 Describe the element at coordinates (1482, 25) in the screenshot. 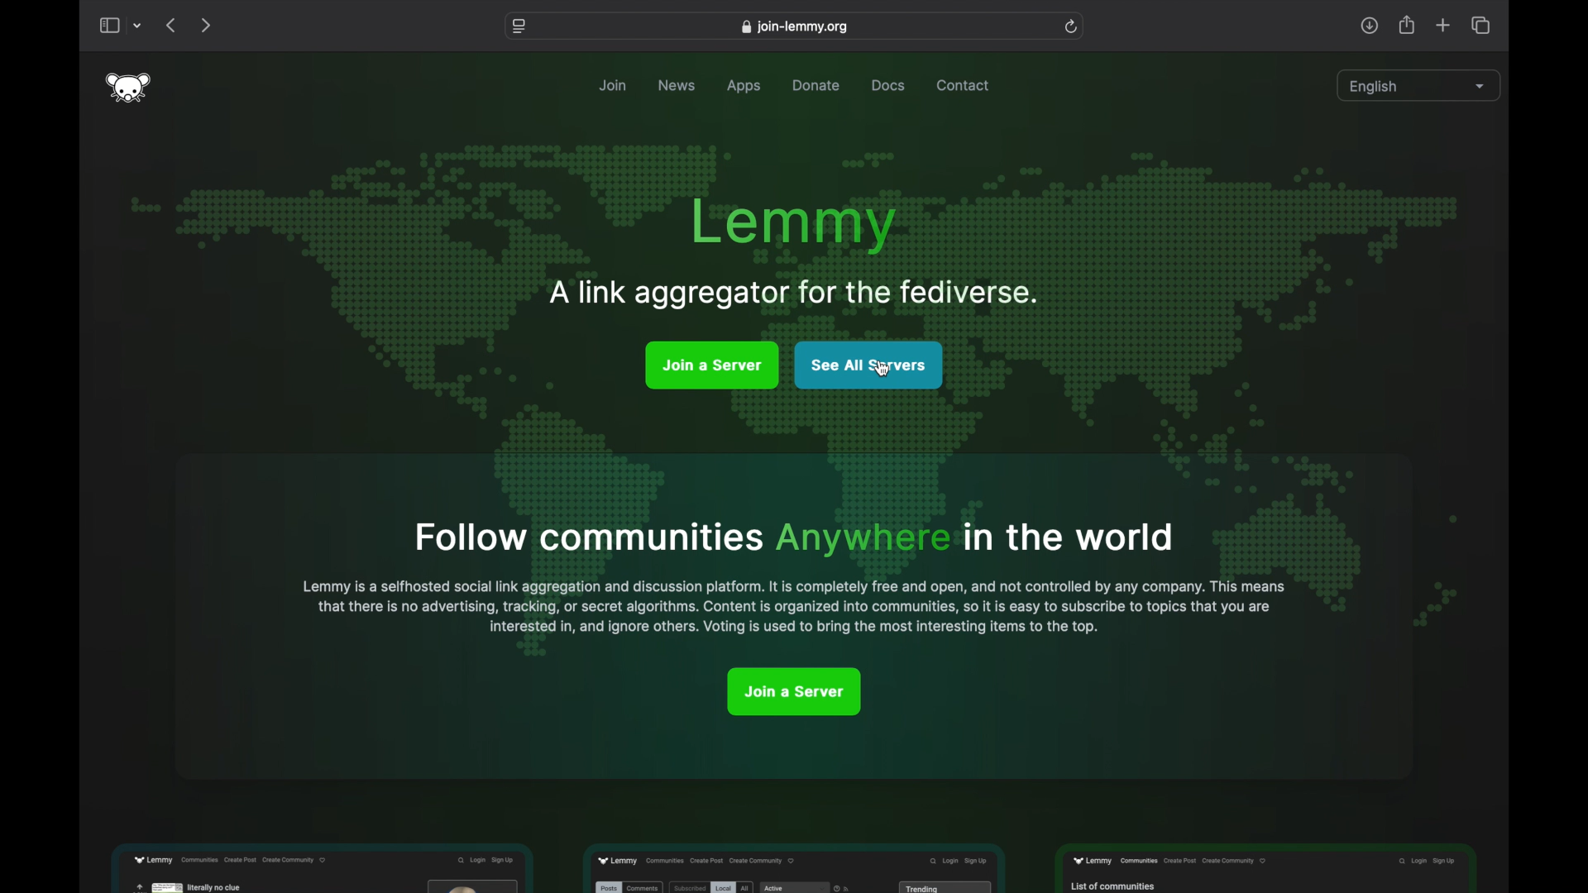

I see `show tab overview` at that location.